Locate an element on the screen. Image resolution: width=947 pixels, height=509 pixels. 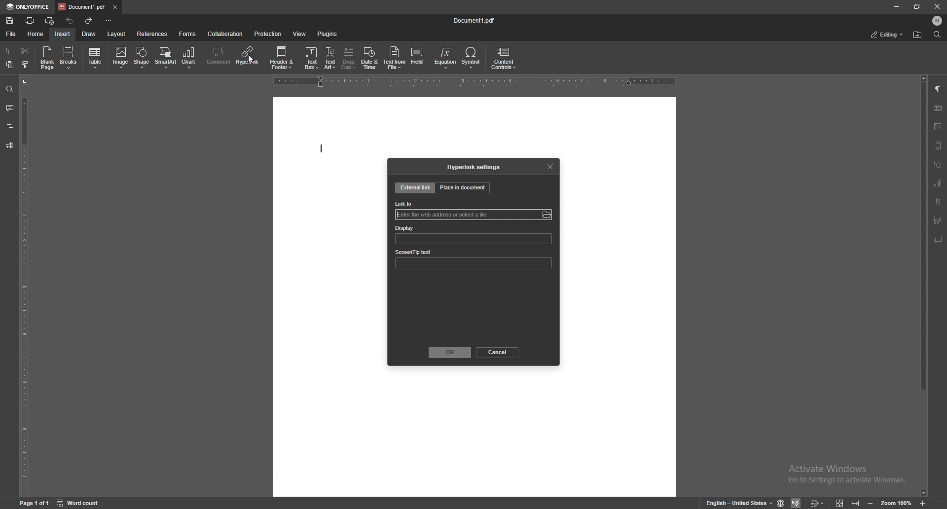
image is located at coordinates (120, 58).